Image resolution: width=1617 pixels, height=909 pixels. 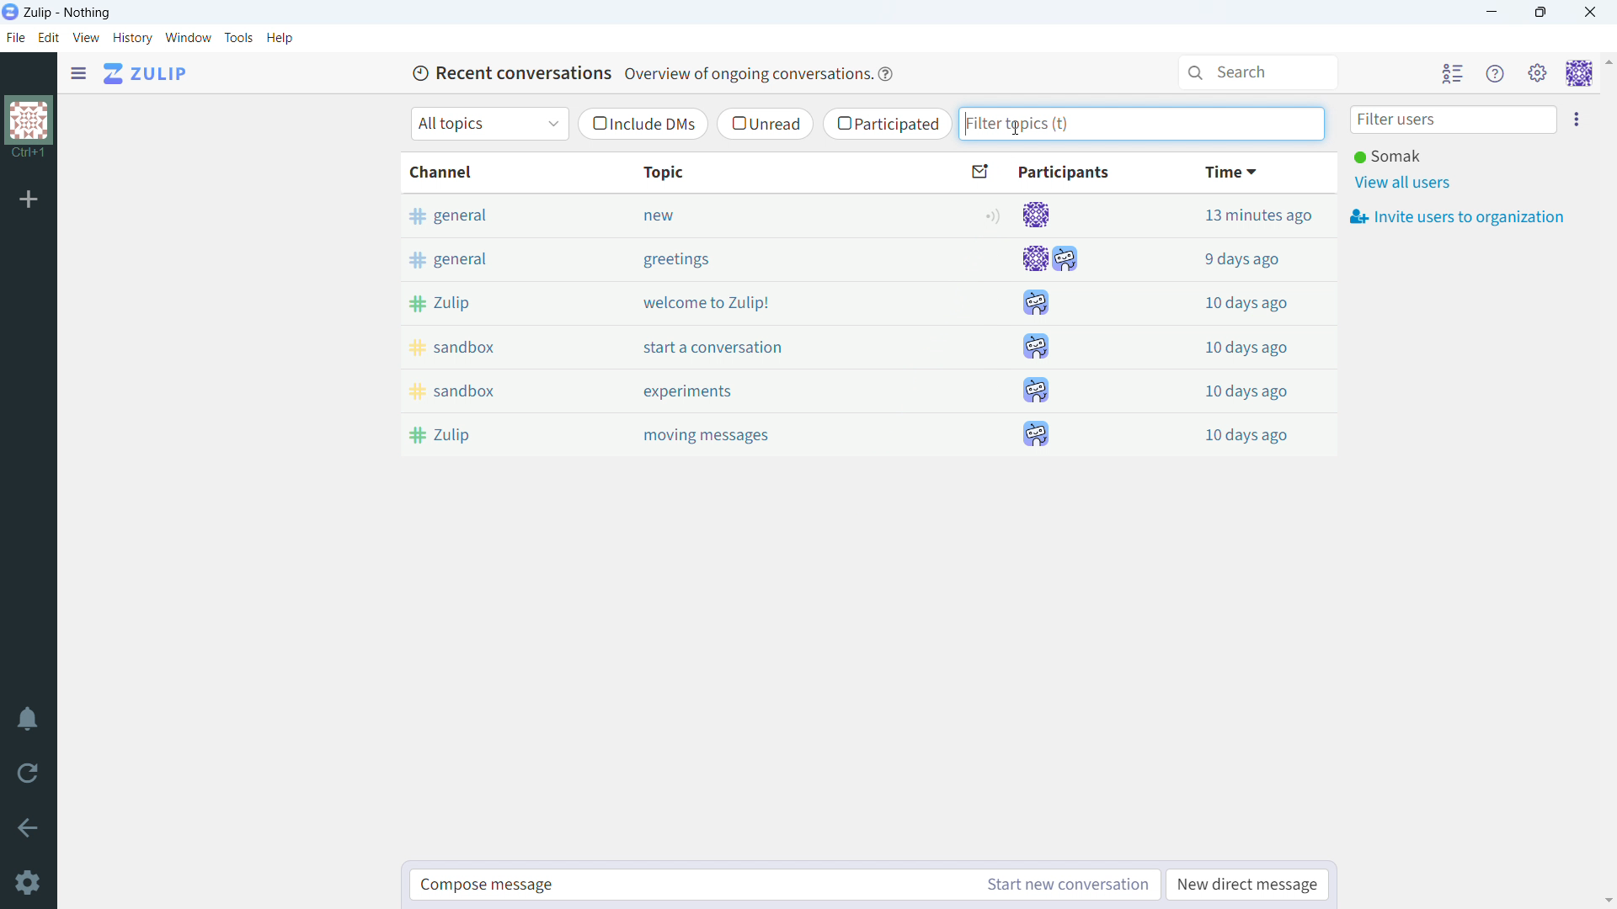 I want to click on personal menu, so click(x=1578, y=74).